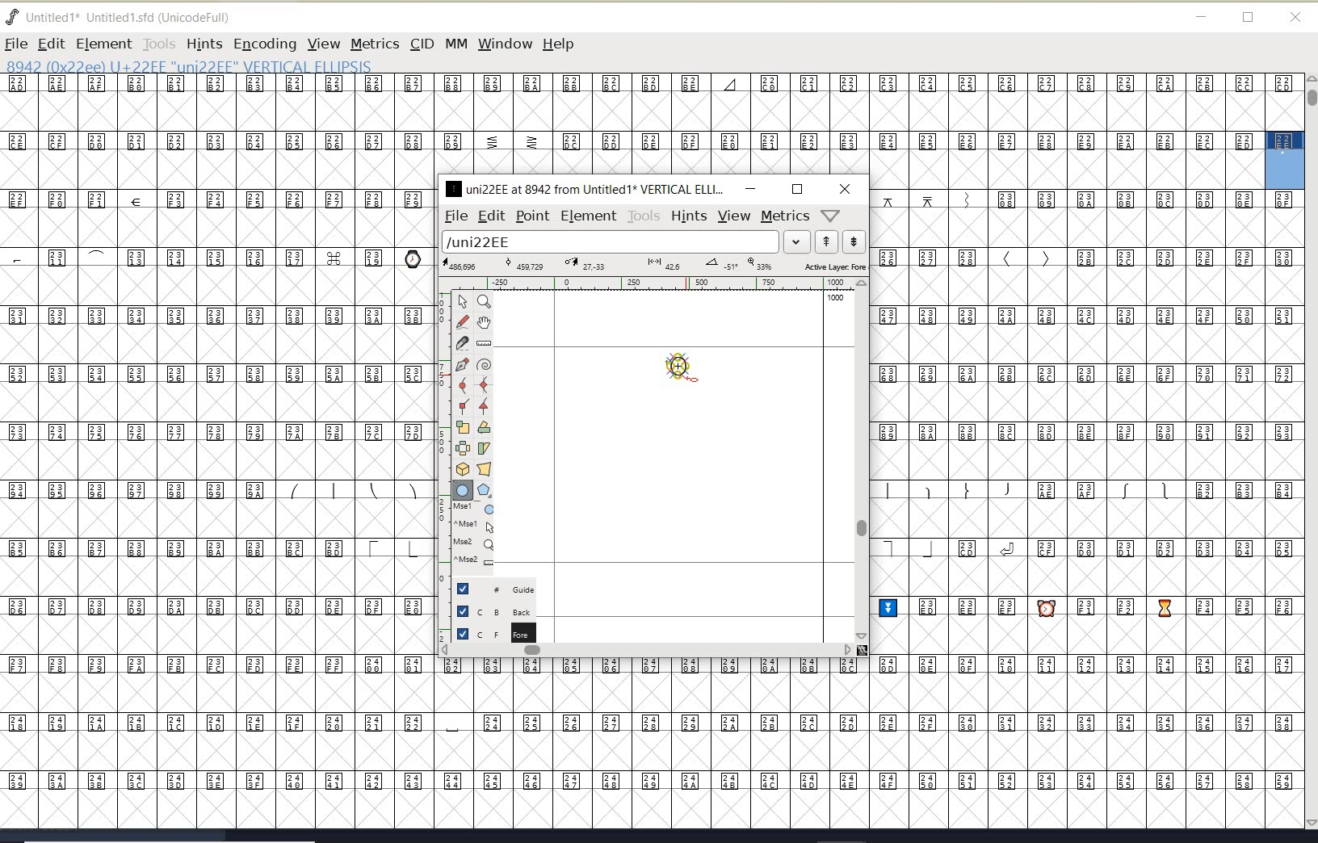  Describe the element at coordinates (13, 17) in the screenshot. I see `fontforge logo` at that location.